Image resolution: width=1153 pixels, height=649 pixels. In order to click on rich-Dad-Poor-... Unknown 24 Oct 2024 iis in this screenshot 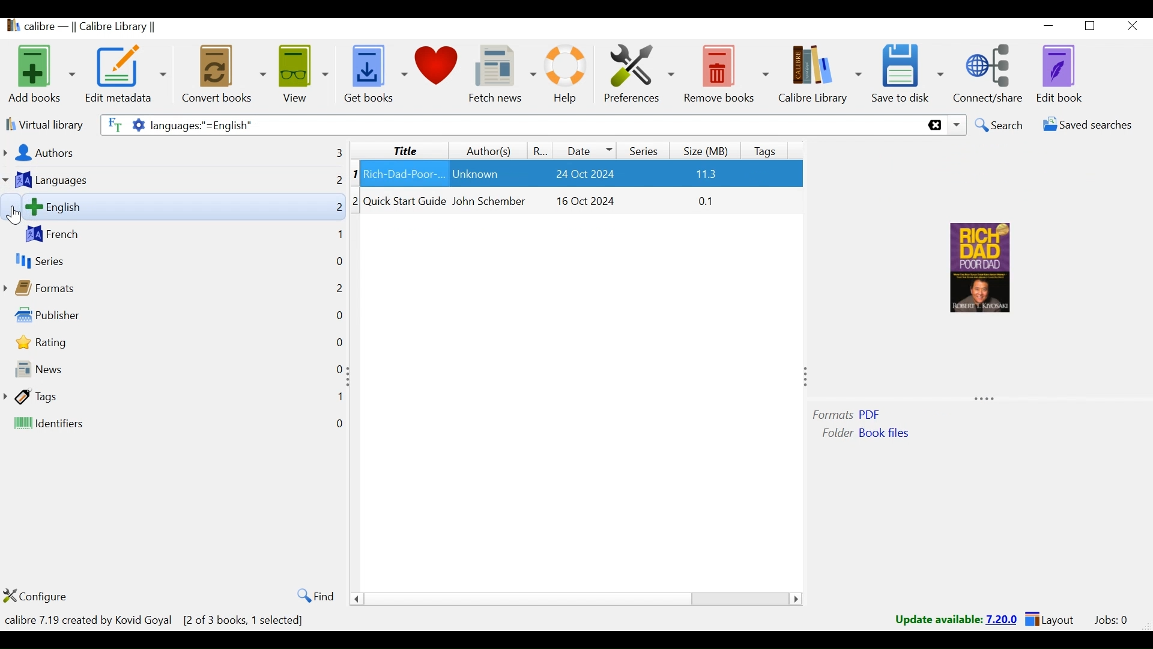, I will do `click(582, 203)`.